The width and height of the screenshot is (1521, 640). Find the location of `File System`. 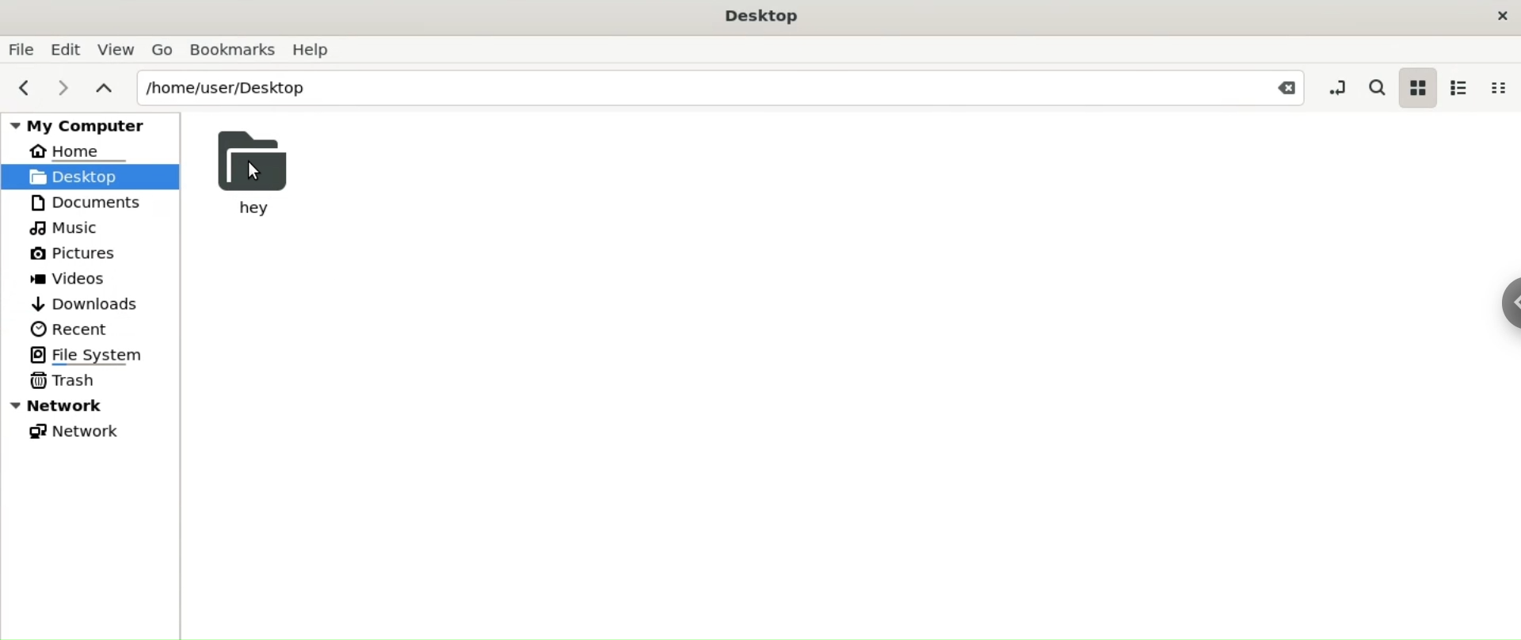

File System is located at coordinates (97, 353).